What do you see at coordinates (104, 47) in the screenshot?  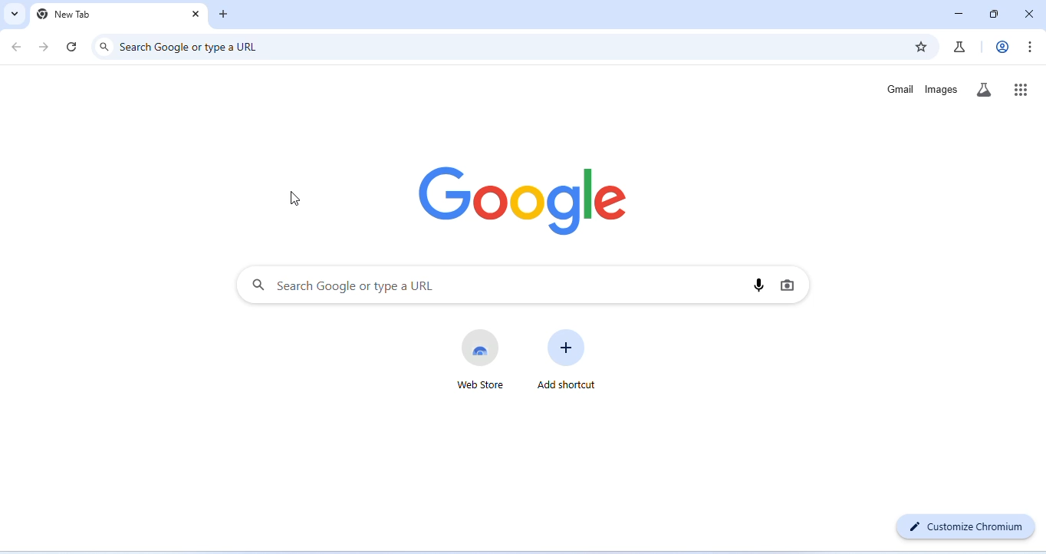 I see `search icon` at bounding box center [104, 47].